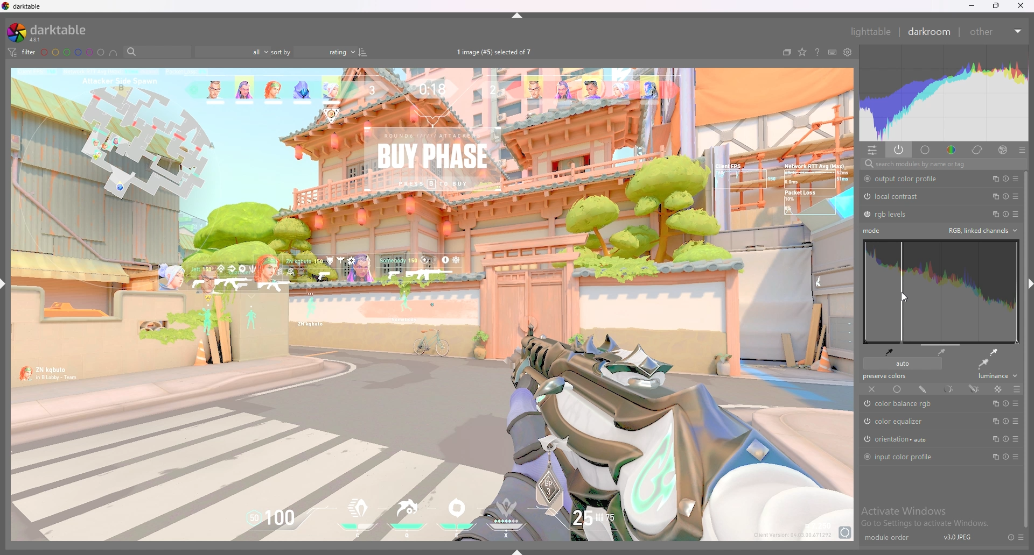  What do you see at coordinates (948, 389) in the screenshot?
I see `parametric mask` at bounding box center [948, 389].